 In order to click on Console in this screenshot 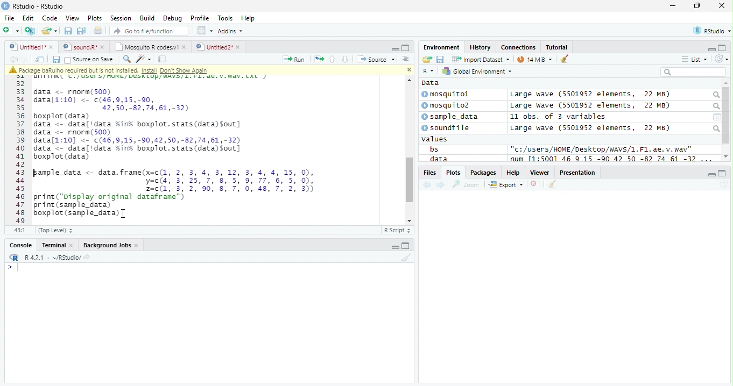, I will do `click(19, 245)`.